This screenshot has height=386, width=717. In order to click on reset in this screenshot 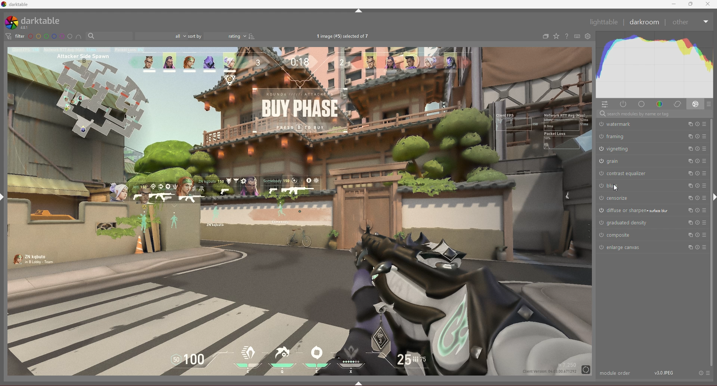, I will do `click(701, 373)`.